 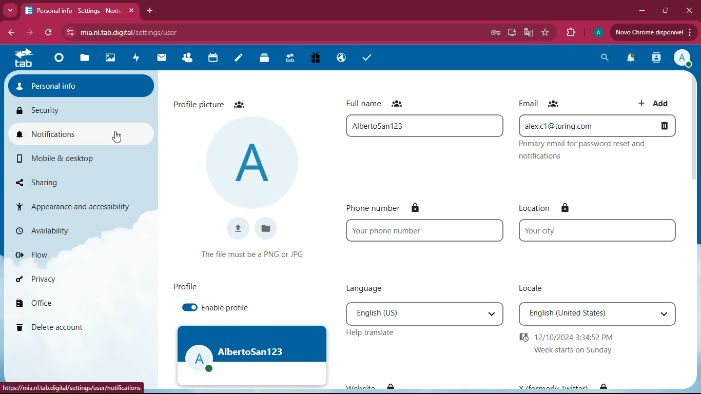 What do you see at coordinates (82, 86) in the screenshot?
I see `personal info` at bounding box center [82, 86].